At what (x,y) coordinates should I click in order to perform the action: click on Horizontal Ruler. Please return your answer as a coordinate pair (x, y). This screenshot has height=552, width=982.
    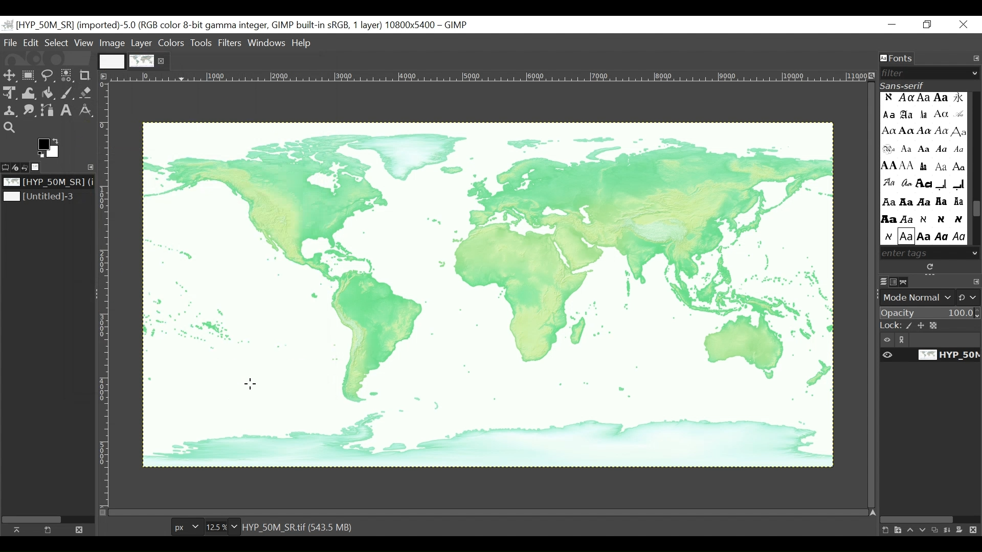
    Looking at the image, I should click on (489, 77).